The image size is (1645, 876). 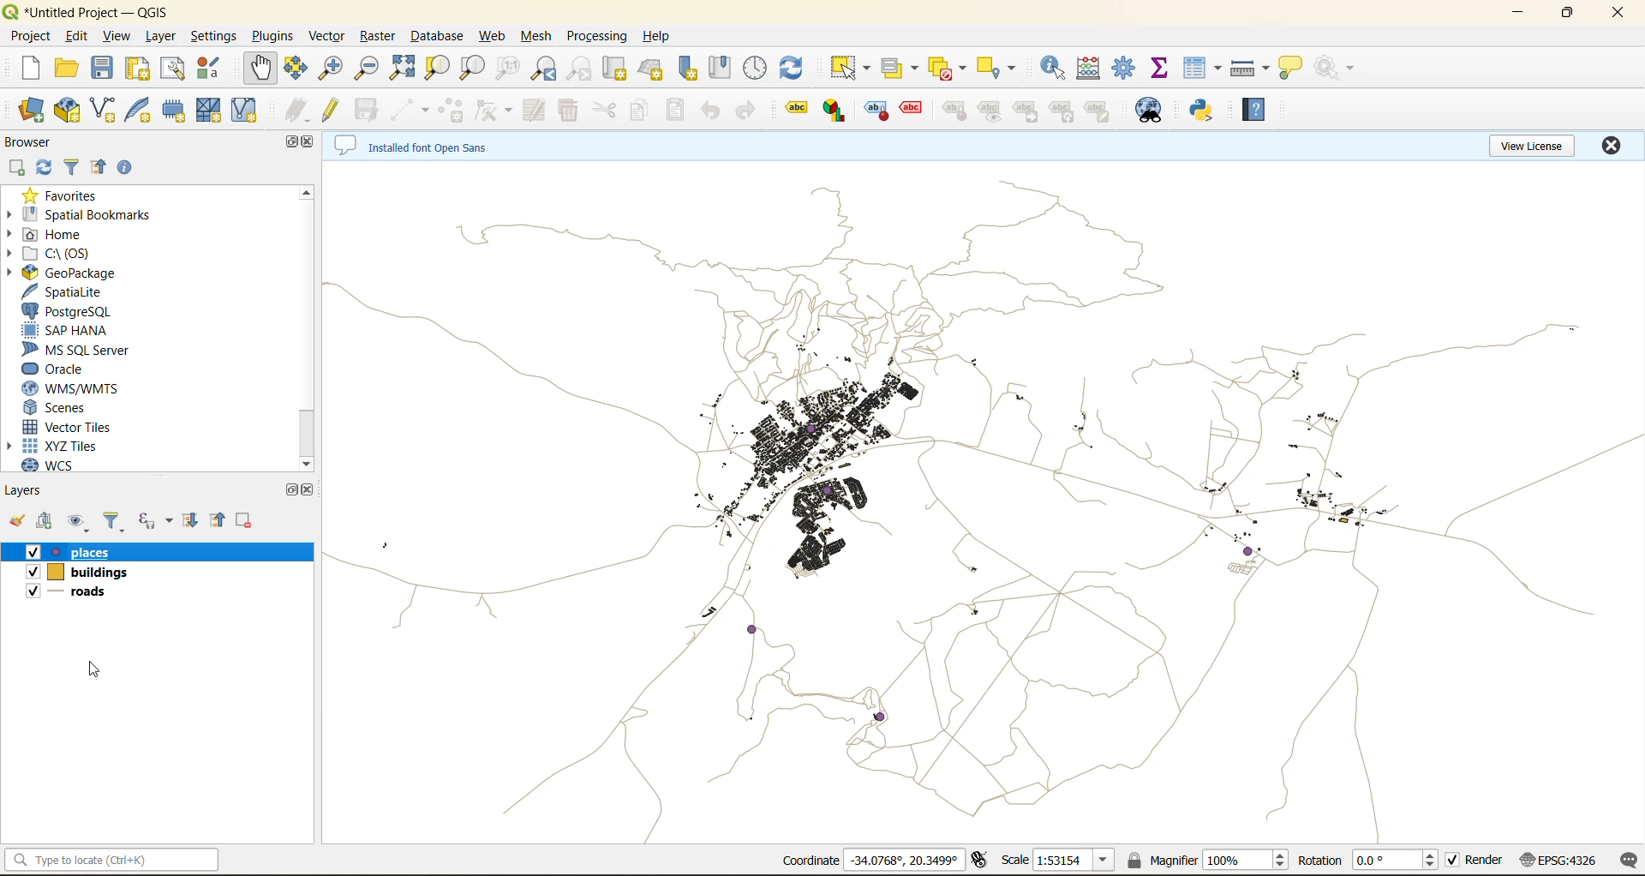 What do you see at coordinates (142, 108) in the screenshot?
I see `new spatialite layer` at bounding box center [142, 108].